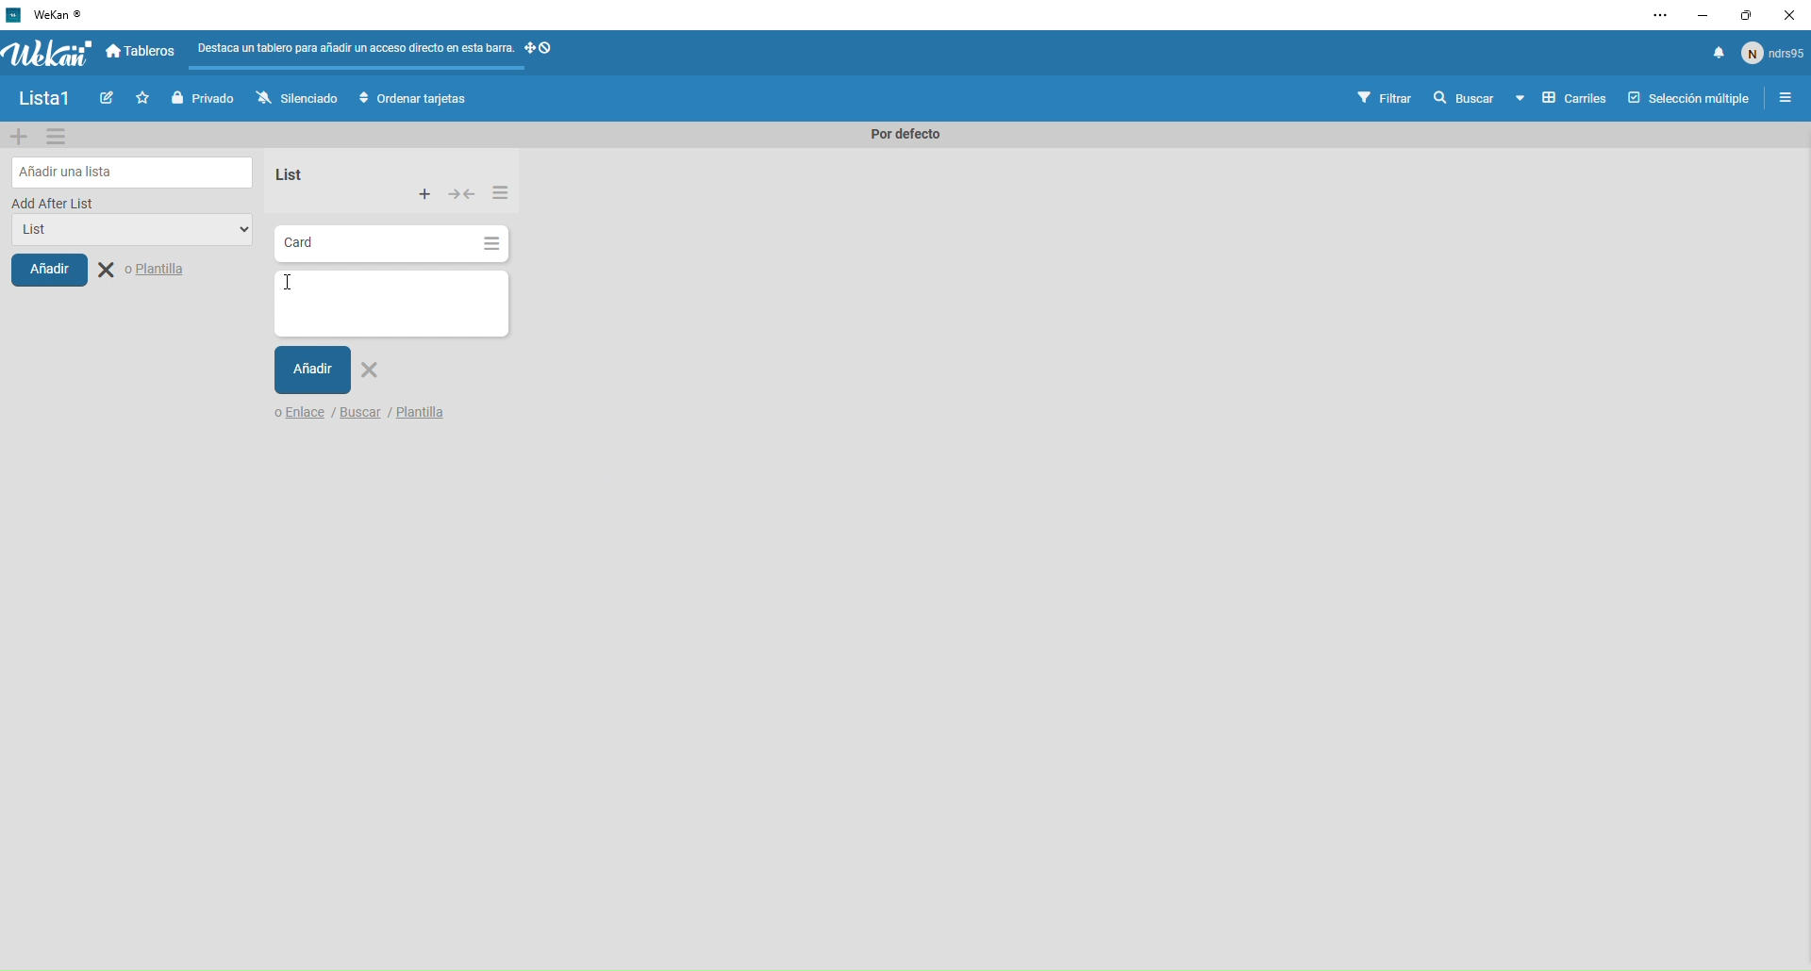 The width and height of the screenshot is (1811, 971). I want to click on More, so click(500, 190).